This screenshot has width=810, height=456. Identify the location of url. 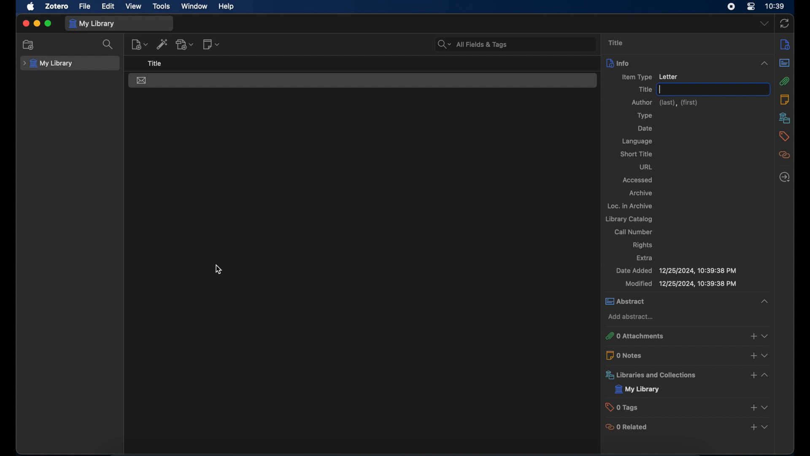
(646, 167).